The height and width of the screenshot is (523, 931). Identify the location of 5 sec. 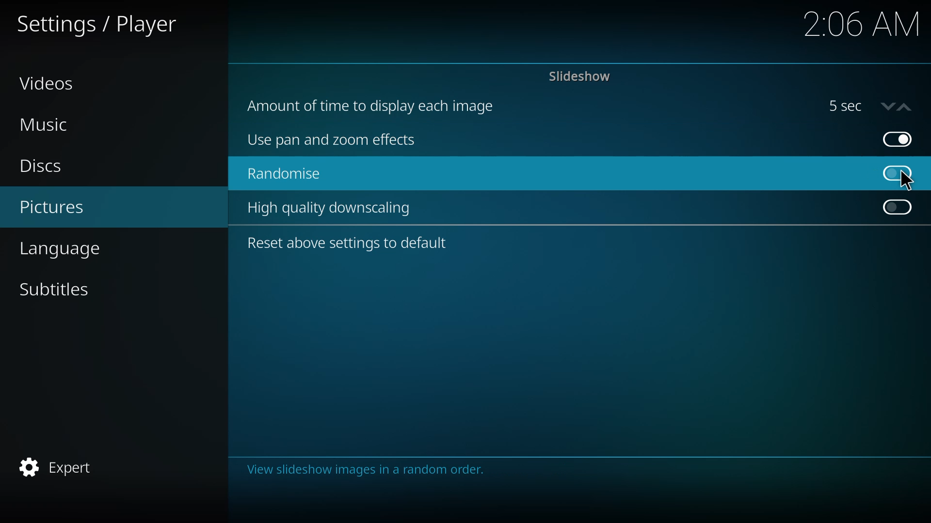
(873, 106).